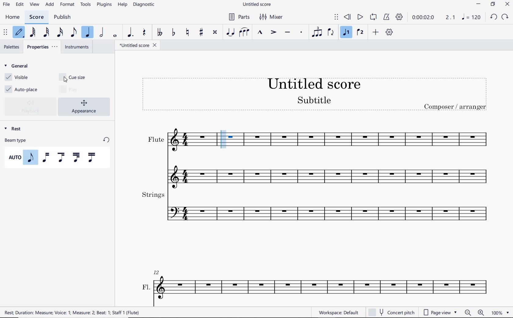 The width and height of the screenshot is (513, 318). What do you see at coordinates (315, 171) in the screenshot?
I see `flute` at bounding box center [315, 171].